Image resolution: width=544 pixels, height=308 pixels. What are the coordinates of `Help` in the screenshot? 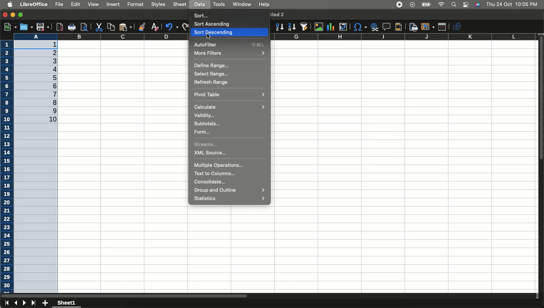 It's located at (264, 5).